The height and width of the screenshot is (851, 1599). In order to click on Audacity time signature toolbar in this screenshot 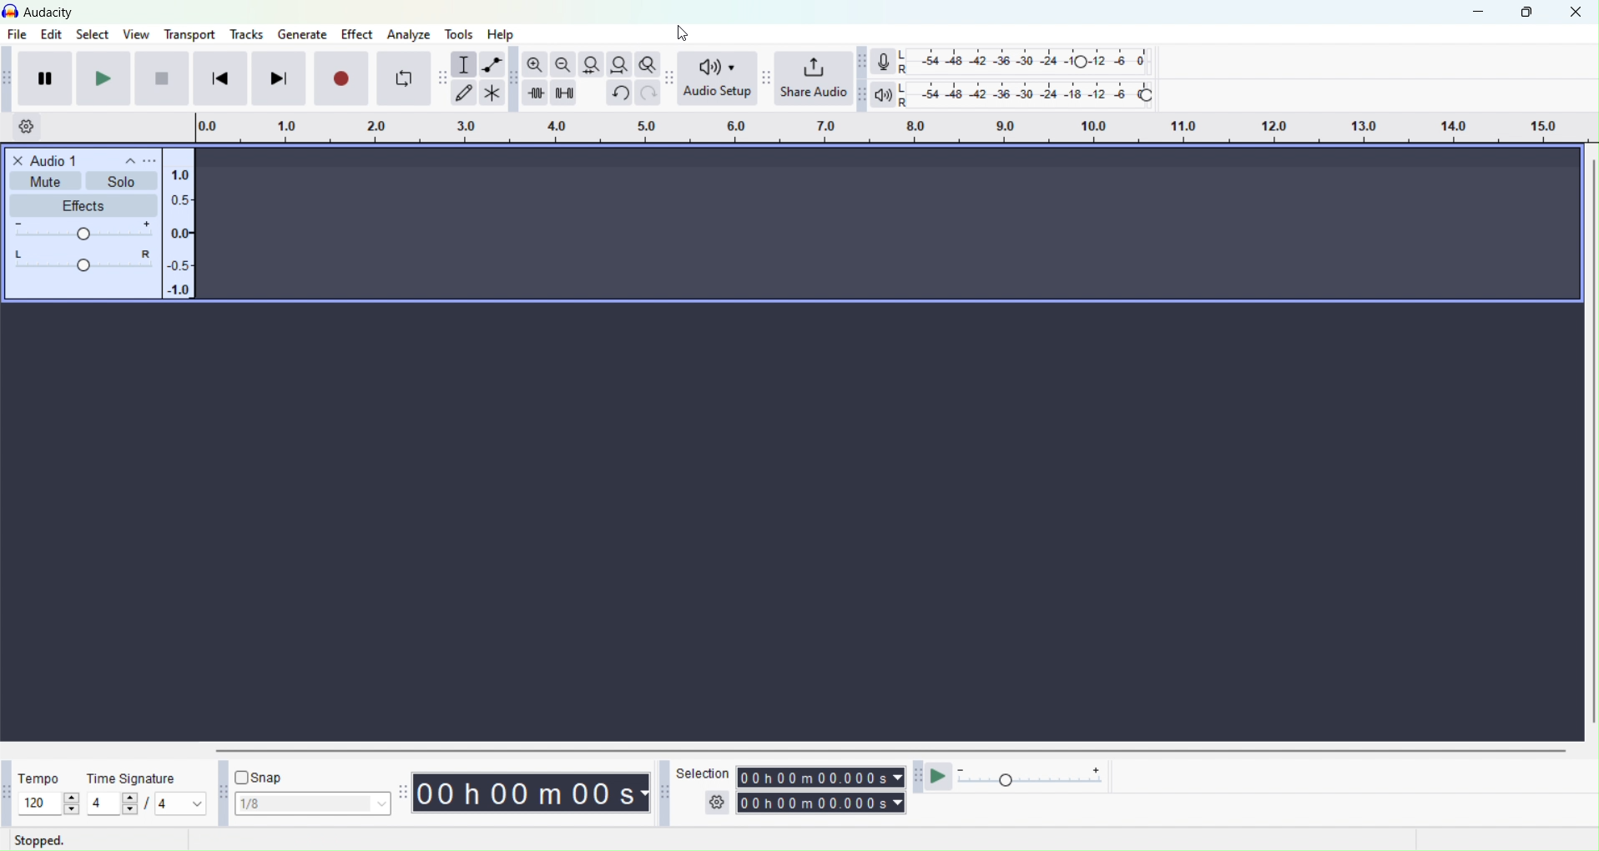, I will do `click(5, 793)`.